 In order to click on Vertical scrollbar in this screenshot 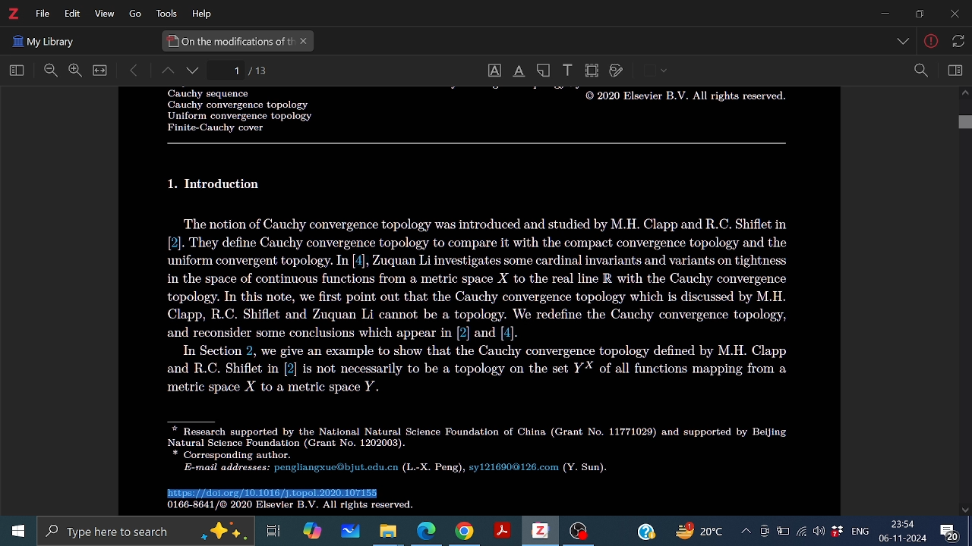, I will do `click(964, 124)`.